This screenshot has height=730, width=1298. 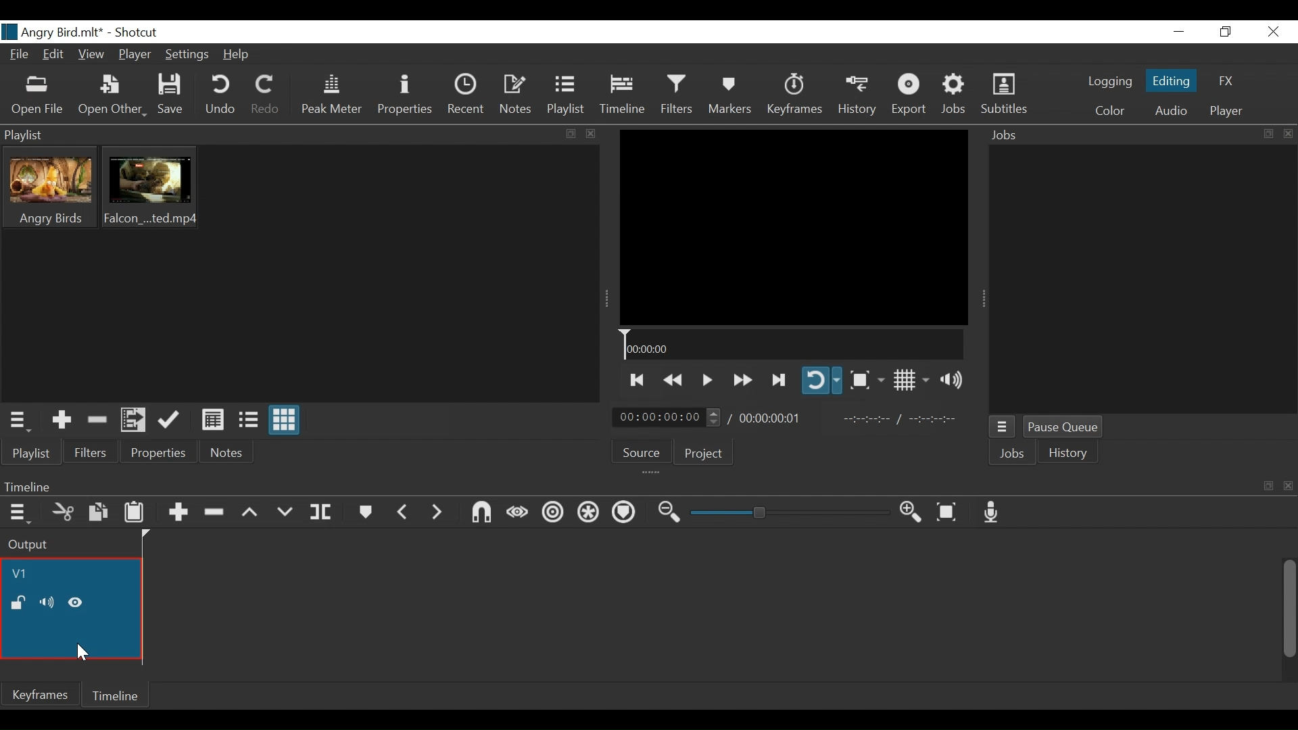 What do you see at coordinates (1012, 454) in the screenshot?
I see `Jobs` at bounding box center [1012, 454].